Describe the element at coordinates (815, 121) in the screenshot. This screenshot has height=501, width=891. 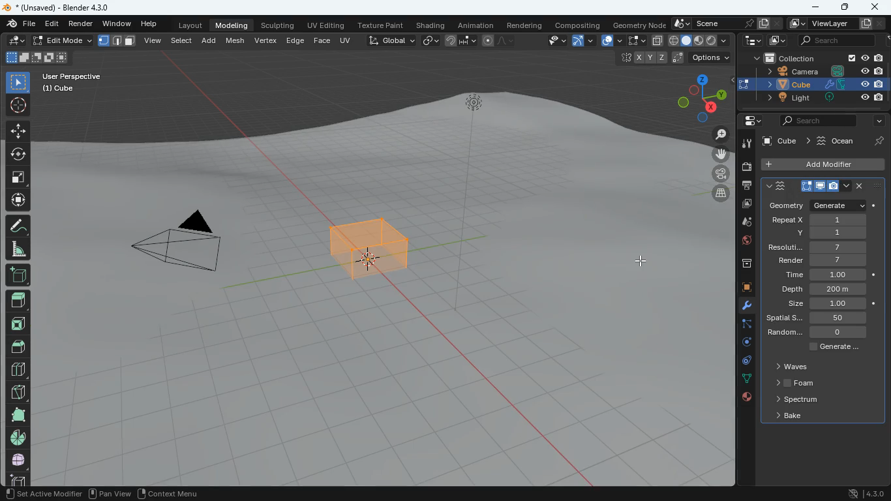
I see `search` at that location.